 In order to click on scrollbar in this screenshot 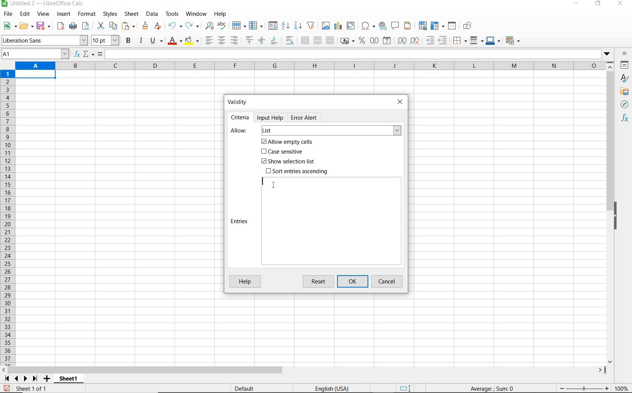, I will do `click(304, 370)`.